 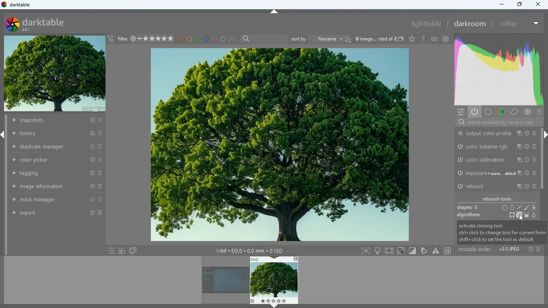 What do you see at coordinates (449, 251) in the screenshot?
I see `#` at bounding box center [449, 251].